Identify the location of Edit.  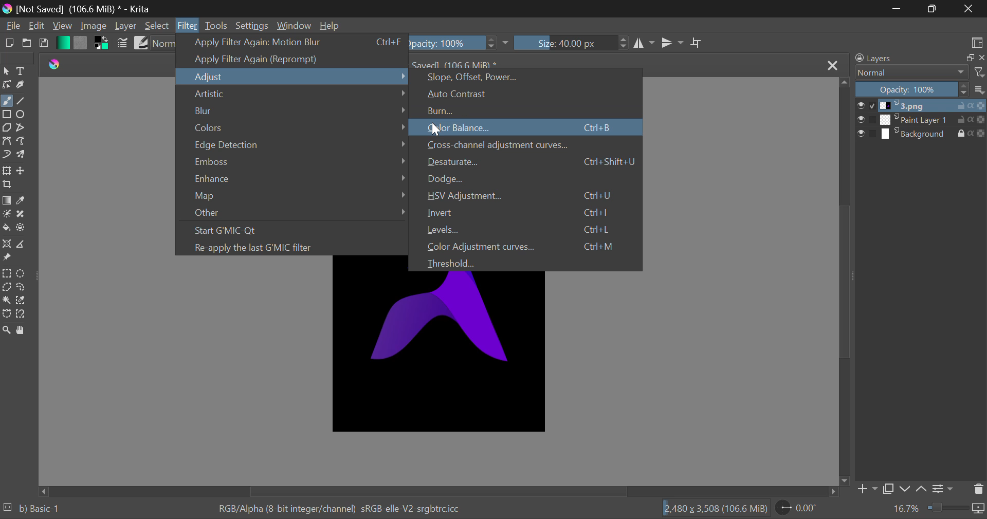
(35, 27).